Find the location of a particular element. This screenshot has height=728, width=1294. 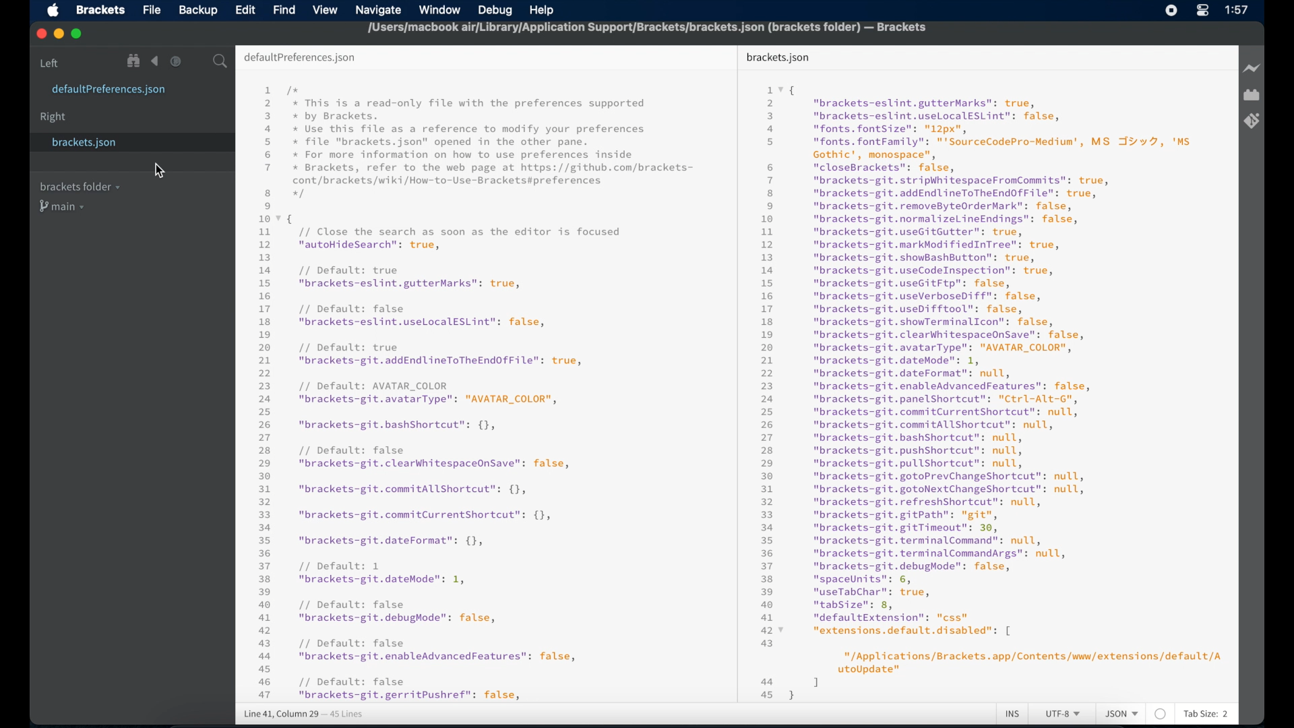

split editor vertical or horizontal is located at coordinates (197, 61).